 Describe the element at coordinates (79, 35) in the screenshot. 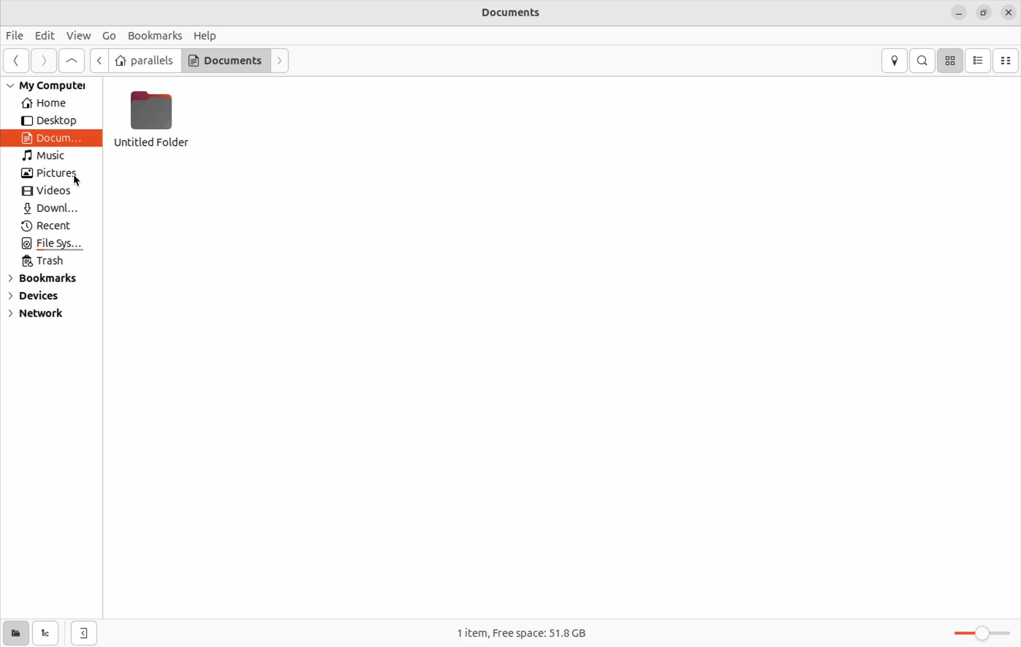

I see `View` at that location.